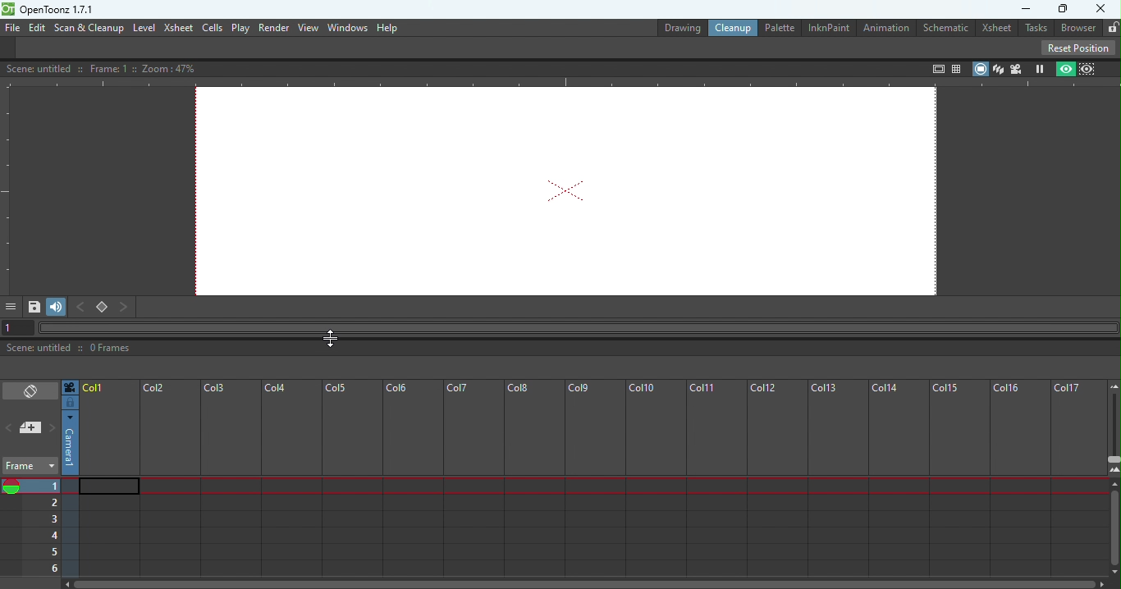 The width and height of the screenshot is (1121, 589). I want to click on Drawing, so click(673, 26).